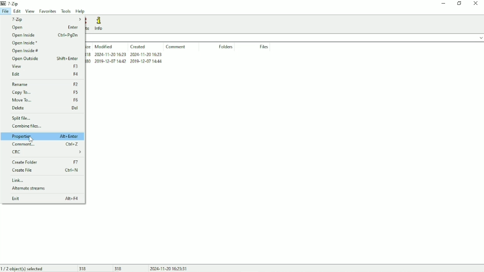 This screenshot has width=484, height=272. What do you see at coordinates (32, 139) in the screenshot?
I see `cursor` at bounding box center [32, 139].